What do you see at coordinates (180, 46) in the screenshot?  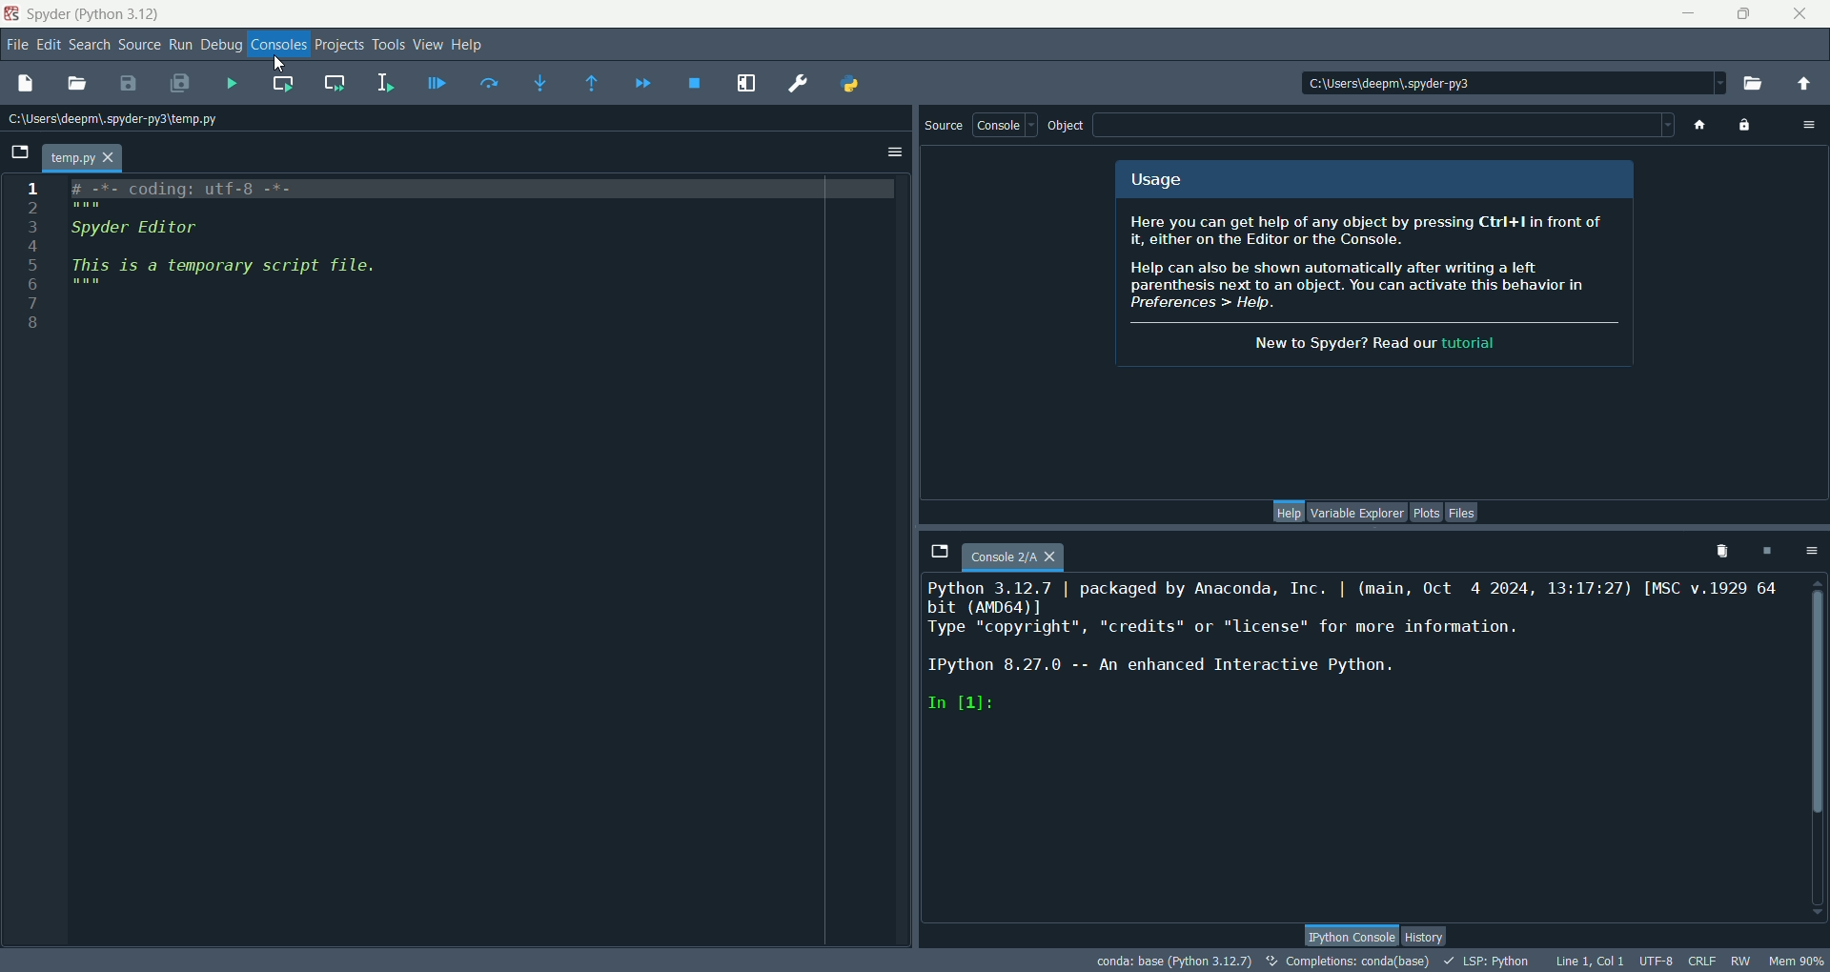 I see `run` at bounding box center [180, 46].